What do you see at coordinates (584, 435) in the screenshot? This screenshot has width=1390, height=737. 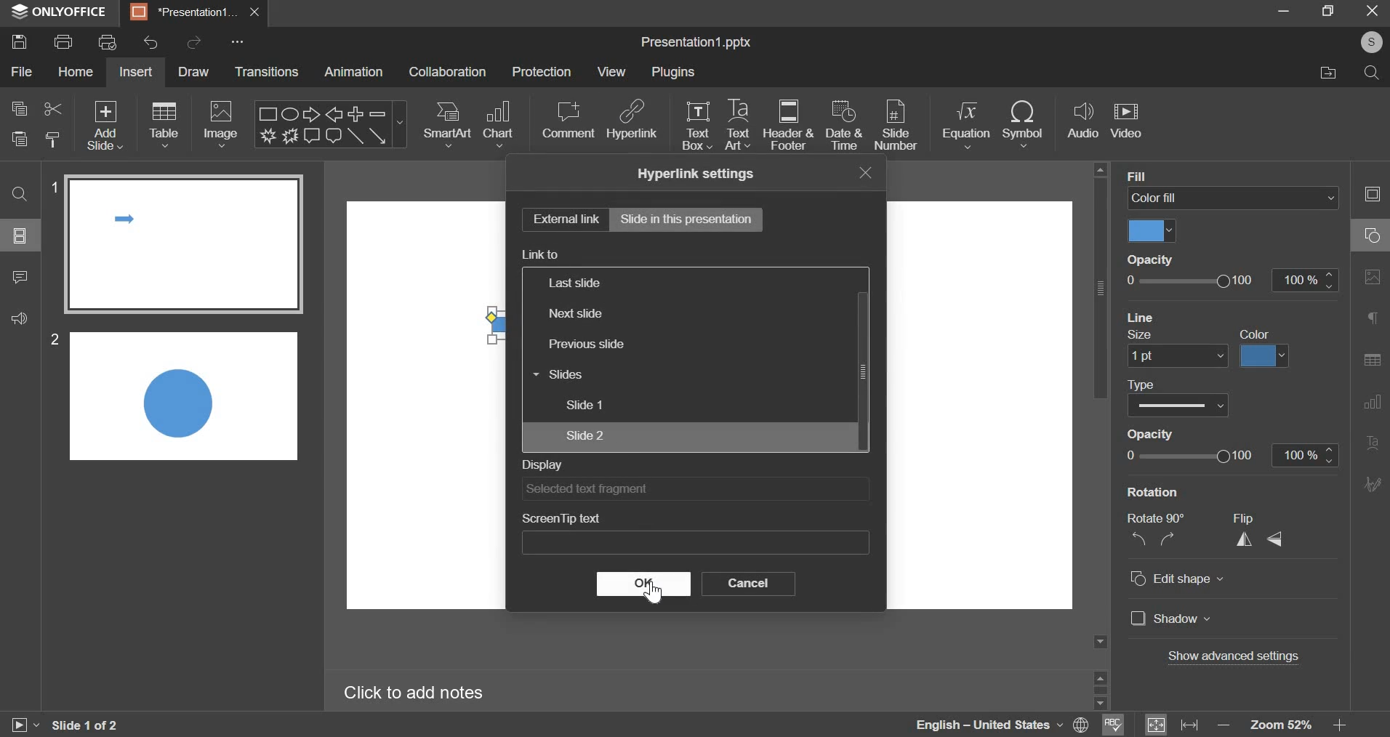 I see `slide 2` at bounding box center [584, 435].